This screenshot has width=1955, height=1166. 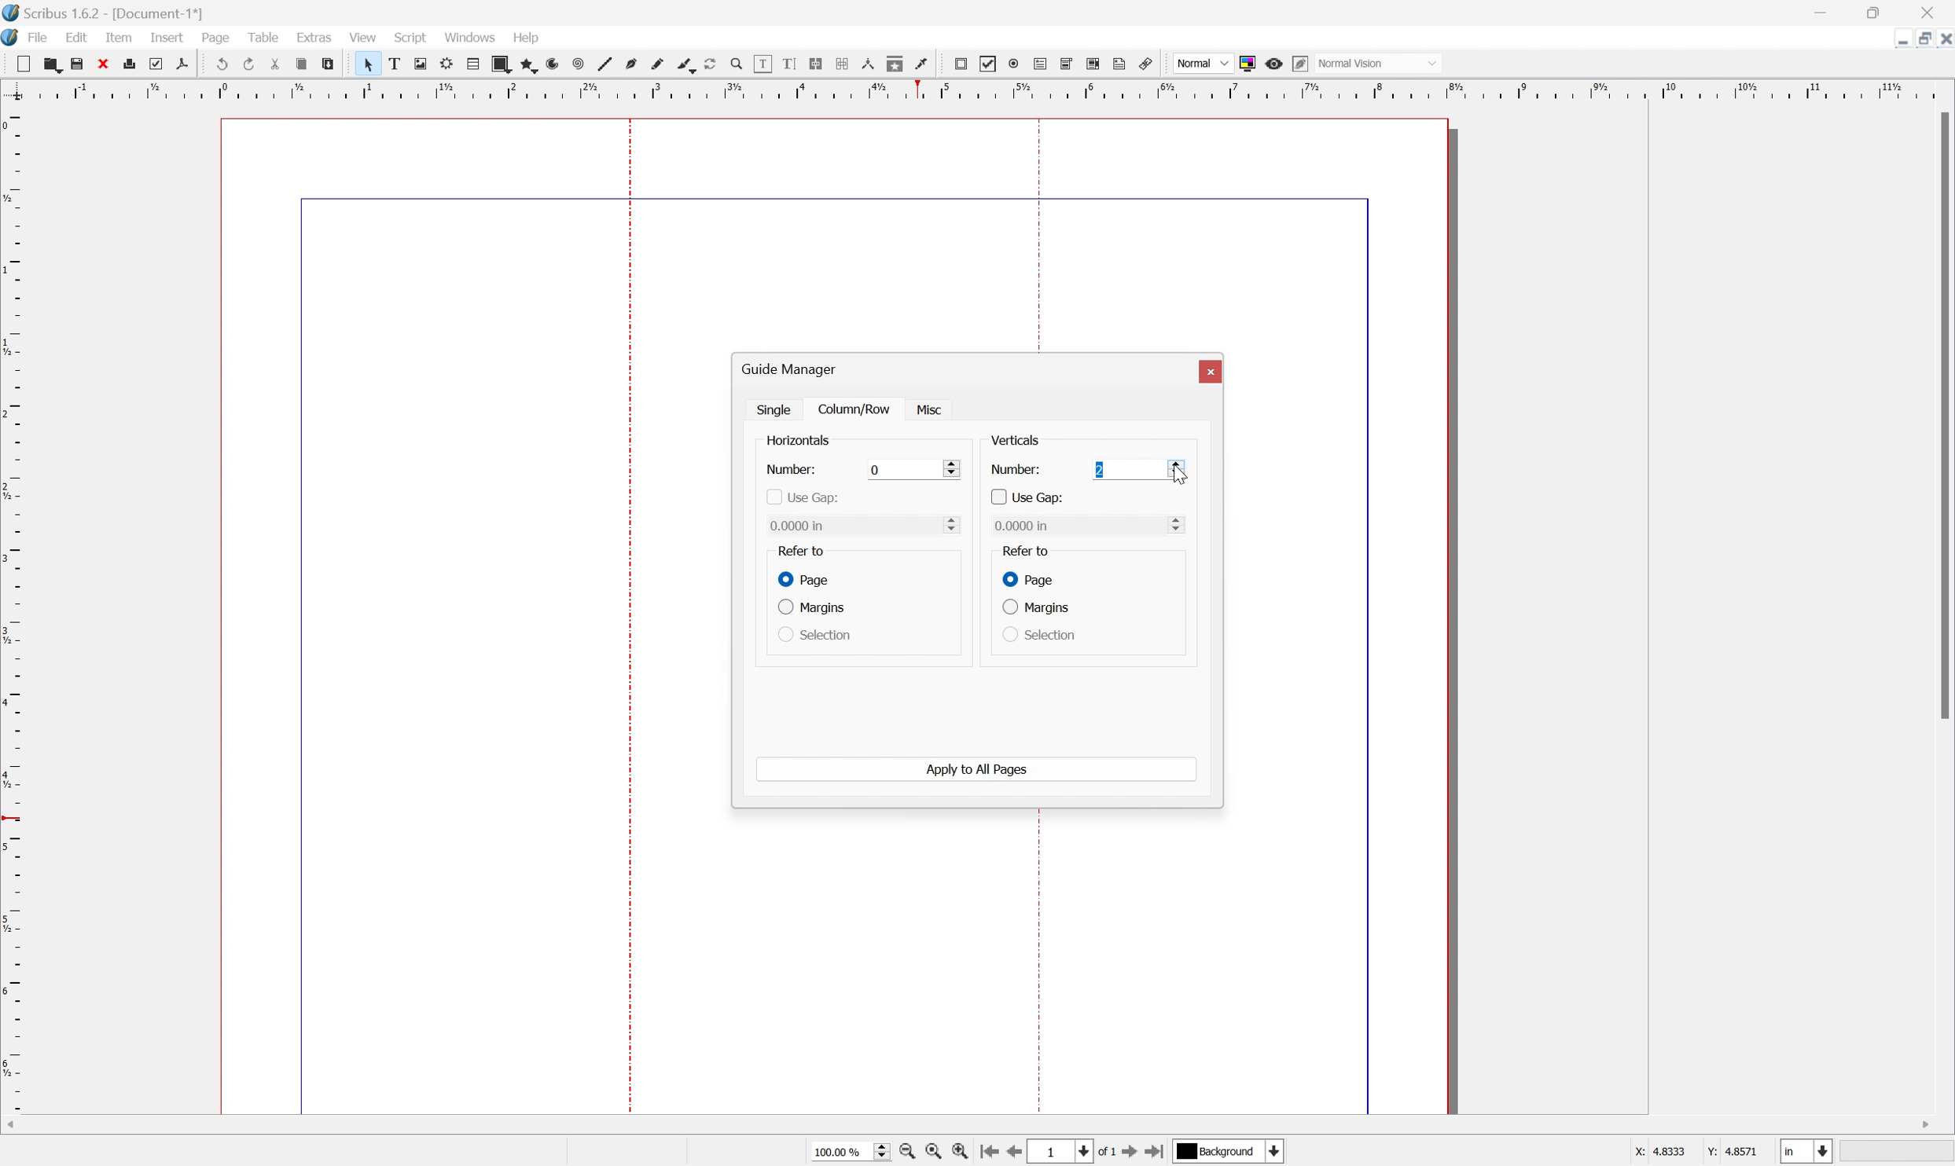 I want to click on normal vision, so click(x=1377, y=63).